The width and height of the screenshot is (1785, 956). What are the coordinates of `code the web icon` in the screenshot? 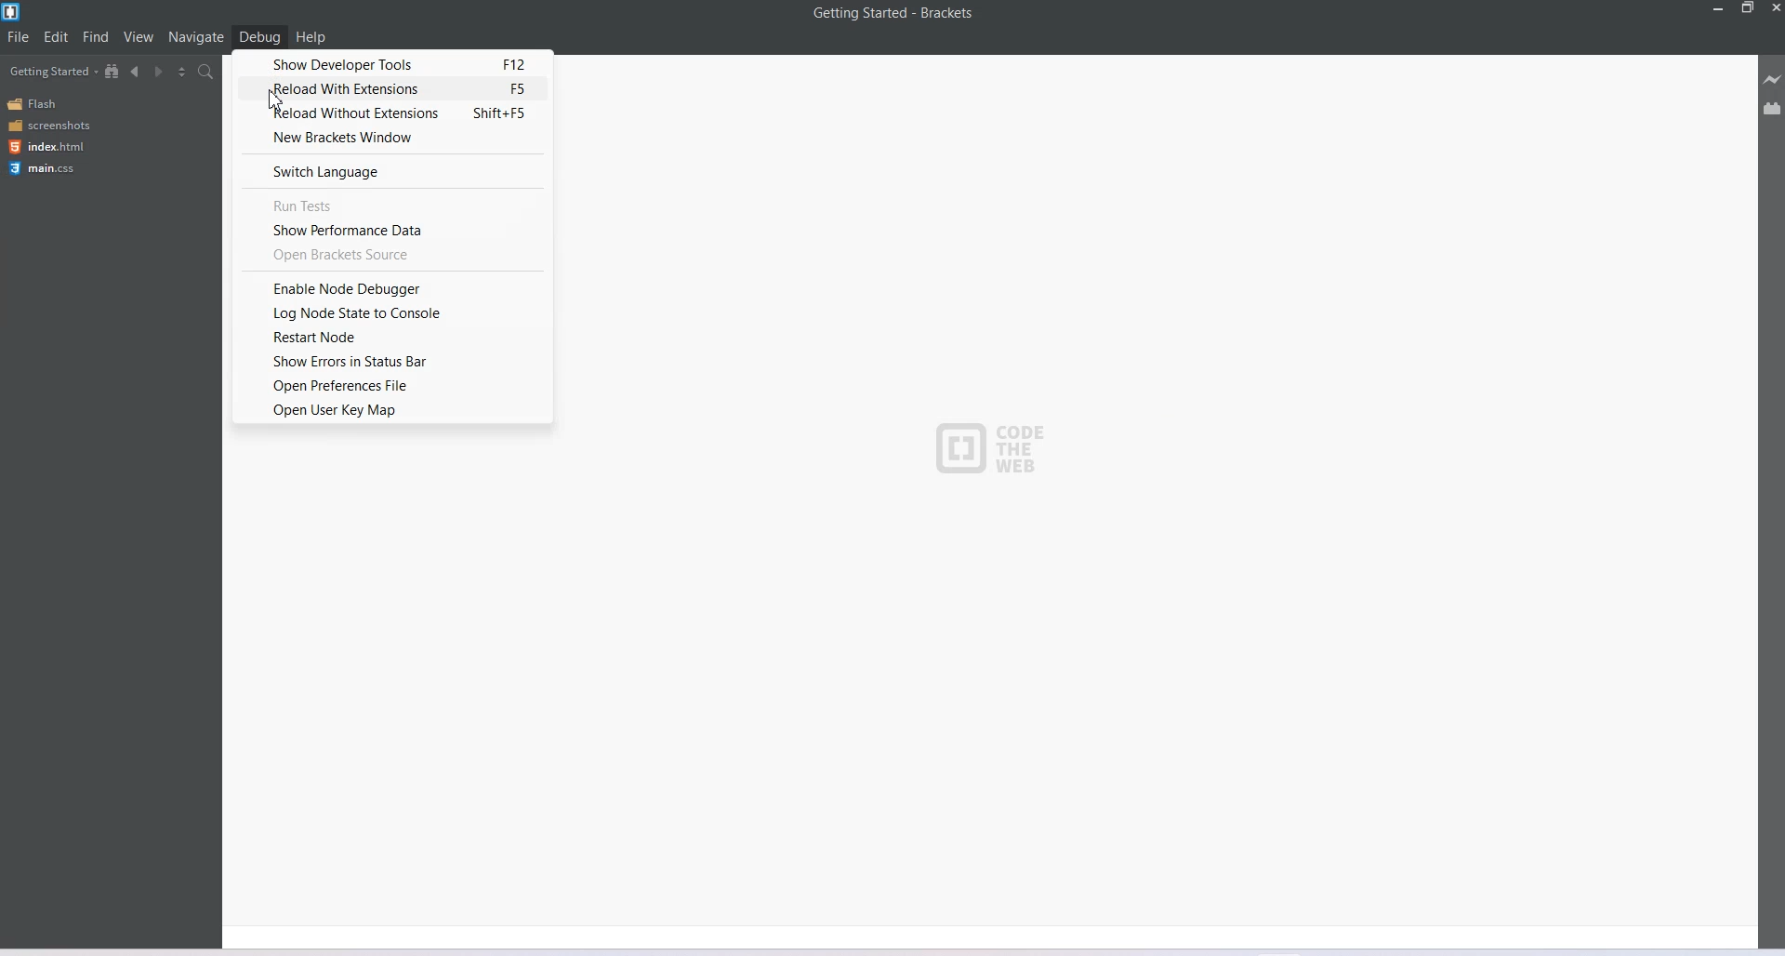 It's located at (999, 452).